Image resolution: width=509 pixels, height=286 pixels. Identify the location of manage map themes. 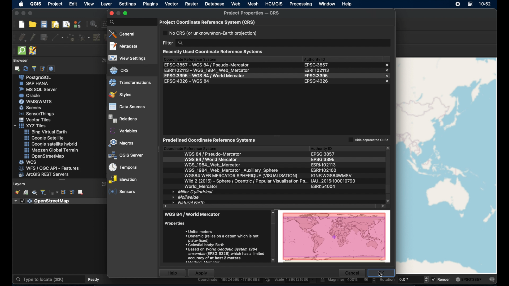
(34, 192).